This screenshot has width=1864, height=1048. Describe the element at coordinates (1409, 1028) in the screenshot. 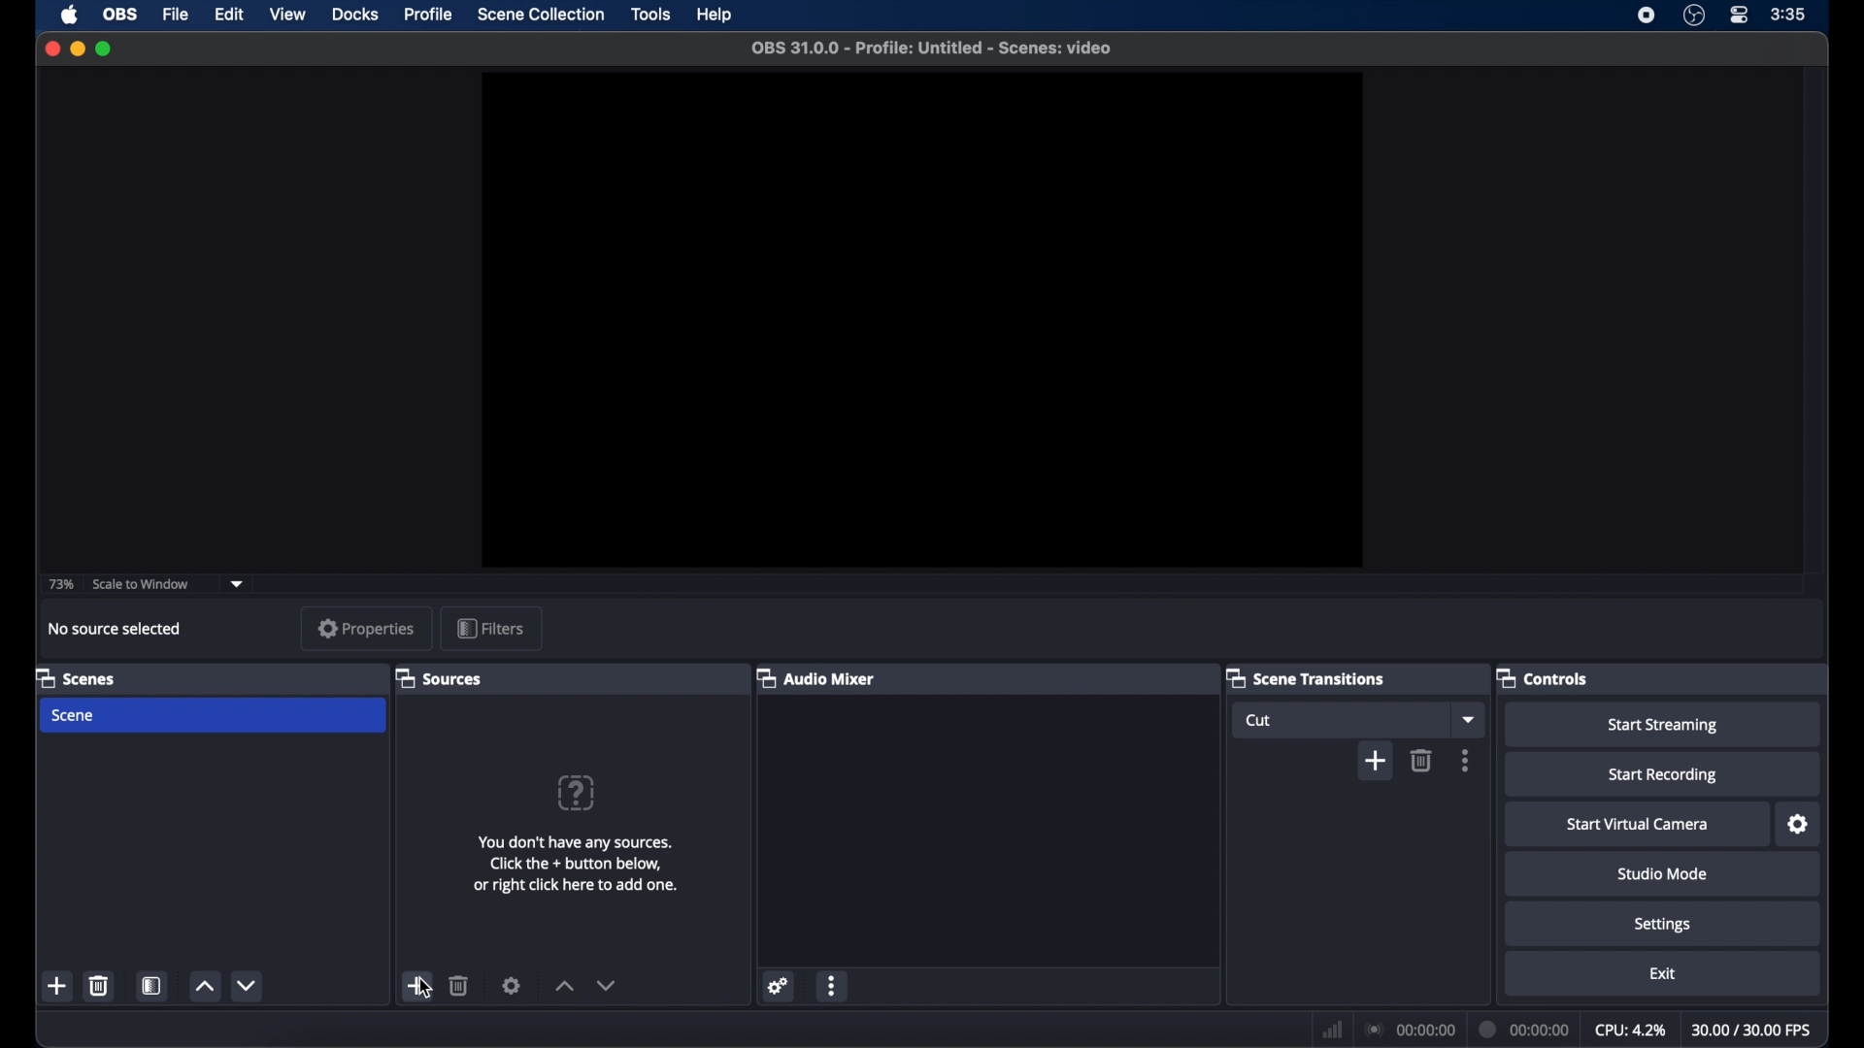

I see `connection` at that location.